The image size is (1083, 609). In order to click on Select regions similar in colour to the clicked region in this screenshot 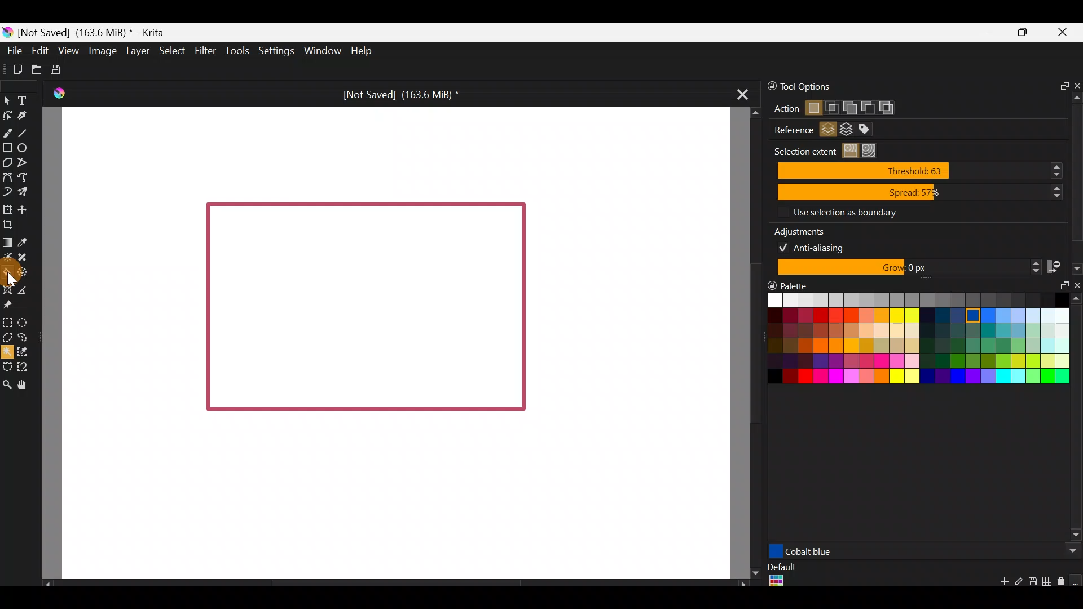, I will do `click(852, 151)`.